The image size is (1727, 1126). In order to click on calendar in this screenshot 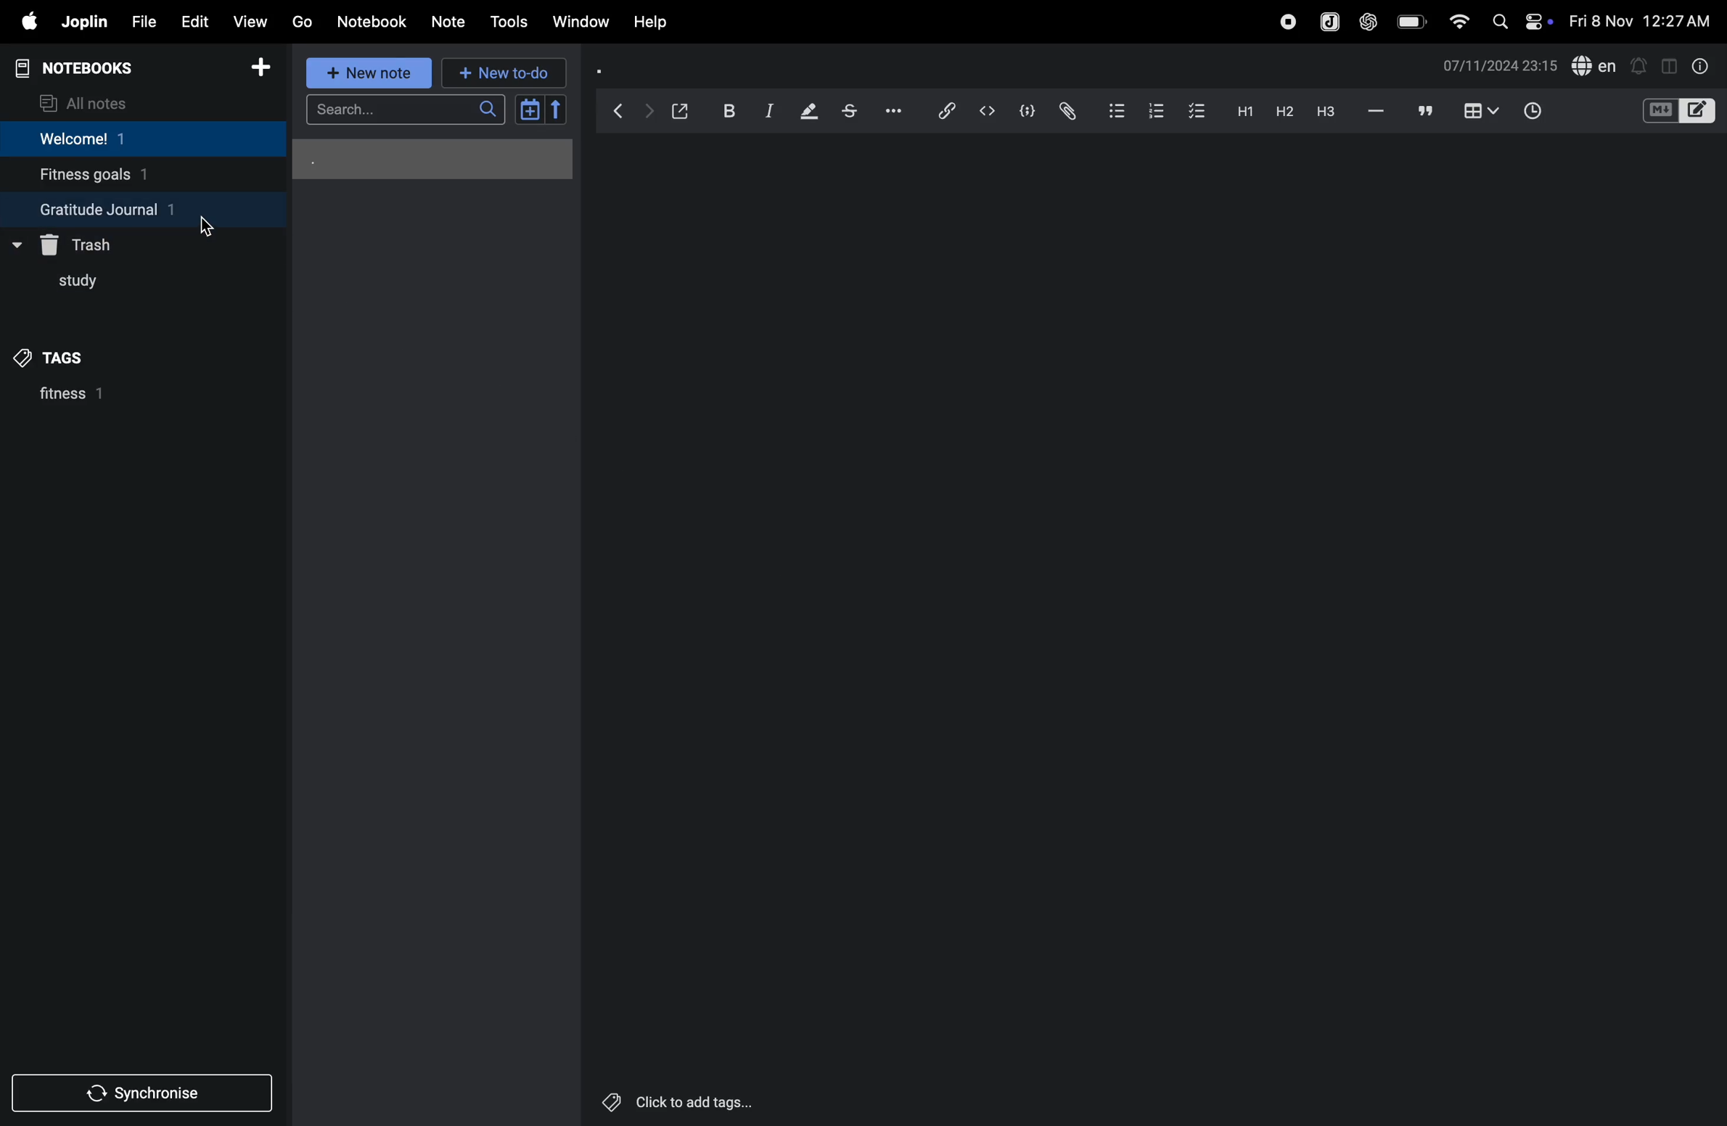, I will do `click(540, 110)`.